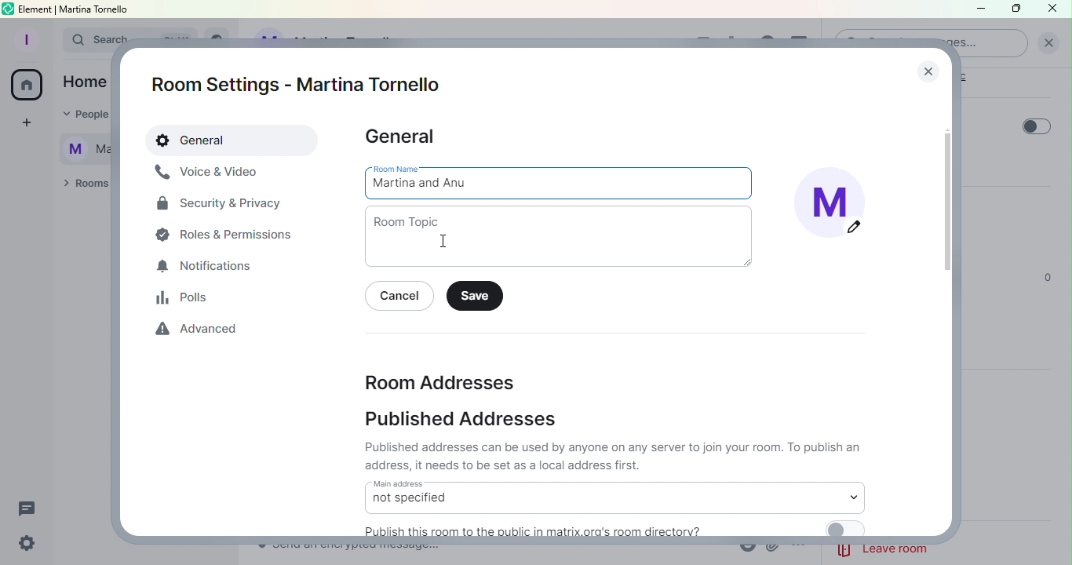 Image resolution: width=1072 pixels, height=565 pixels. Describe the element at coordinates (615, 456) in the screenshot. I see `published addresses can be used by anyone on any server to join your room. To publish an adress, it needs to be set as local address first` at that location.